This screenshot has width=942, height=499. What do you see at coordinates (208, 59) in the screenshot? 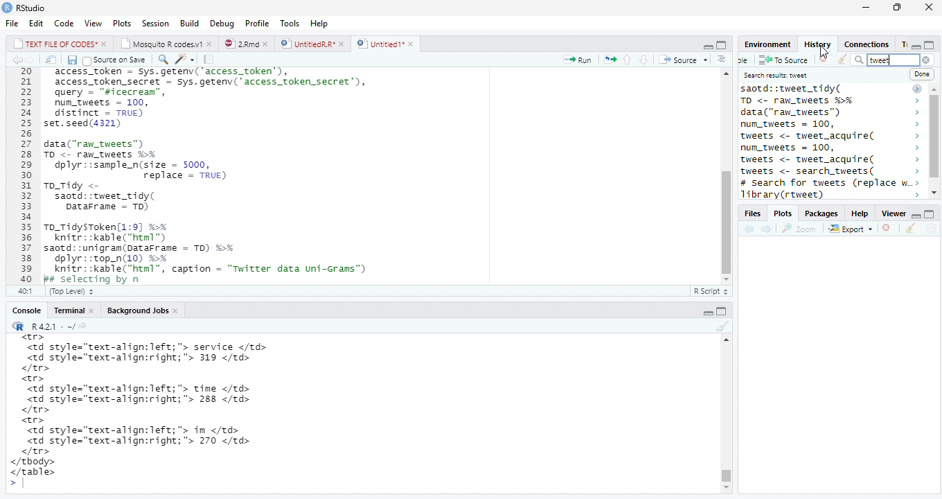
I see `compile report` at bounding box center [208, 59].